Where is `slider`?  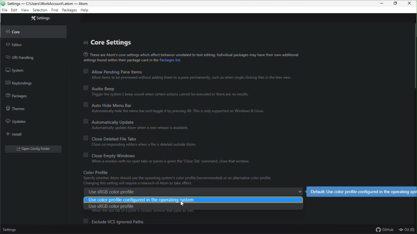
slider is located at coordinates (414, 91).